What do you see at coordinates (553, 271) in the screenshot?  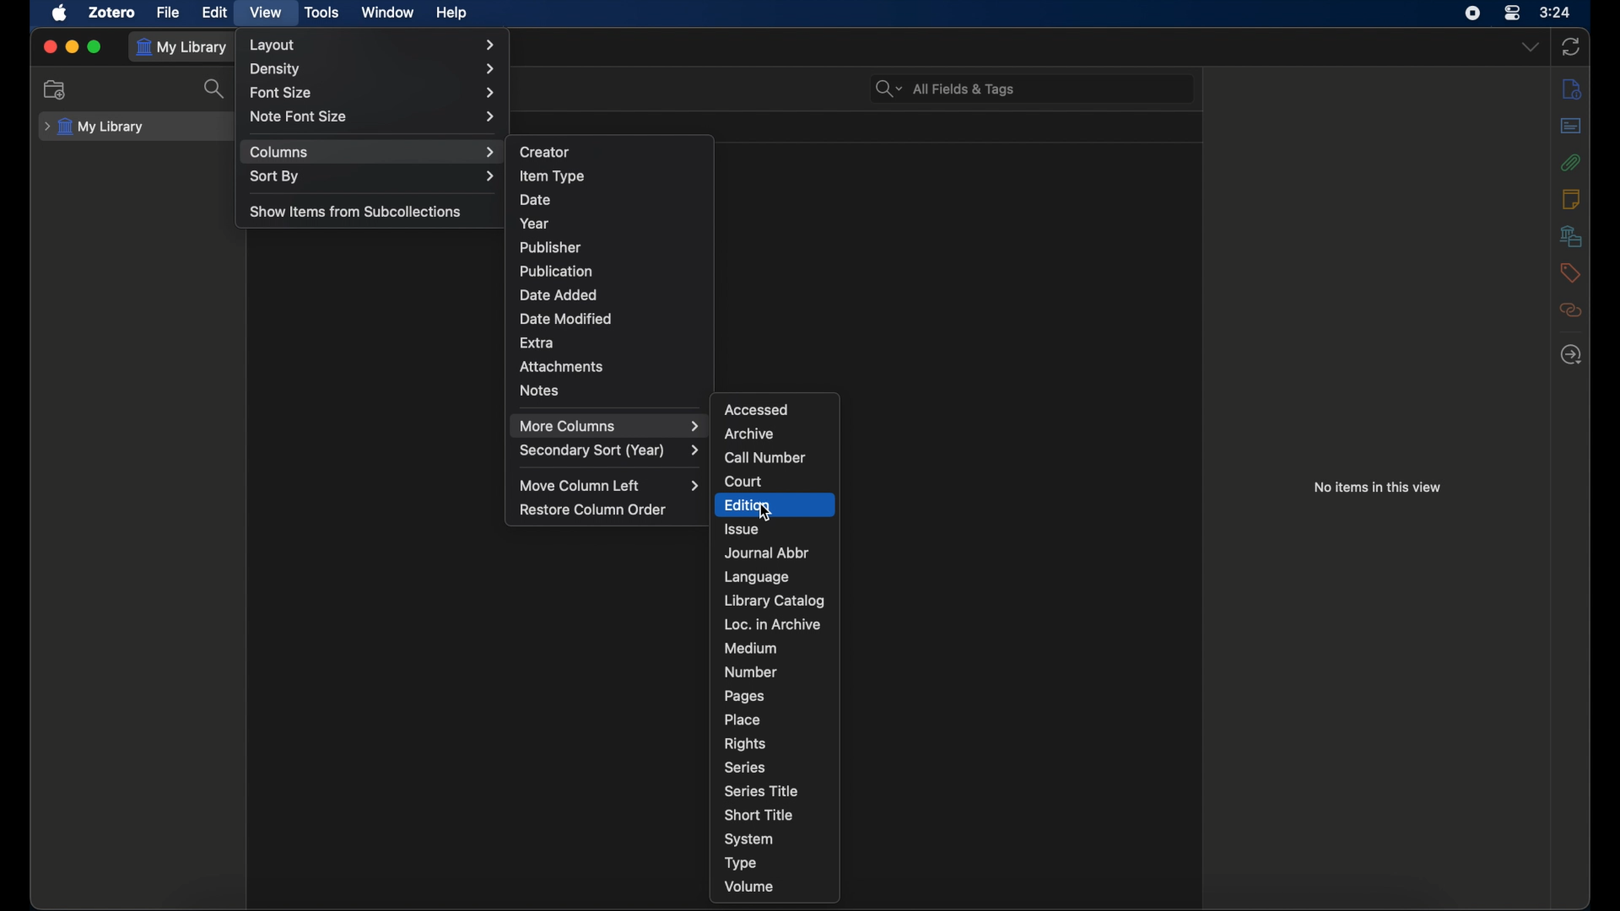 I see `publication` at bounding box center [553, 271].